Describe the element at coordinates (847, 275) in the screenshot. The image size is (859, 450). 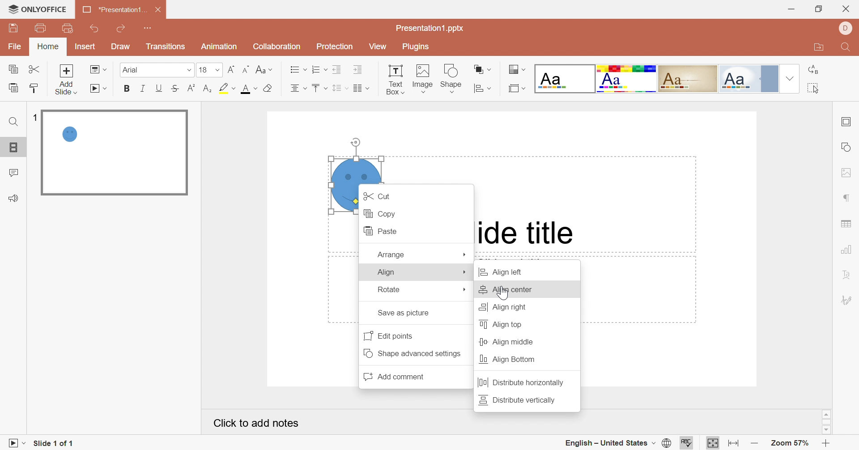
I see `Text Art settings` at that location.